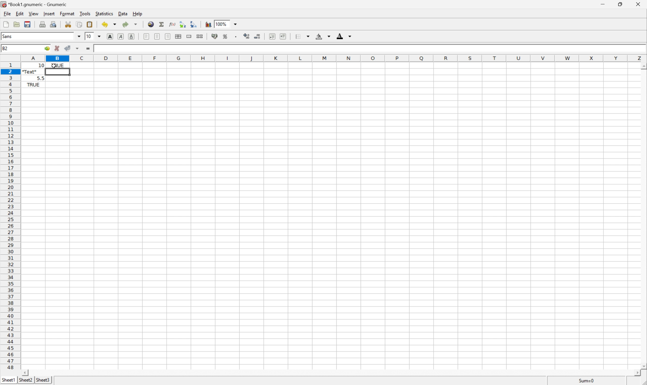 This screenshot has height=385, width=647. What do you see at coordinates (333, 57) in the screenshot?
I see `Column names` at bounding box center [333, 57].